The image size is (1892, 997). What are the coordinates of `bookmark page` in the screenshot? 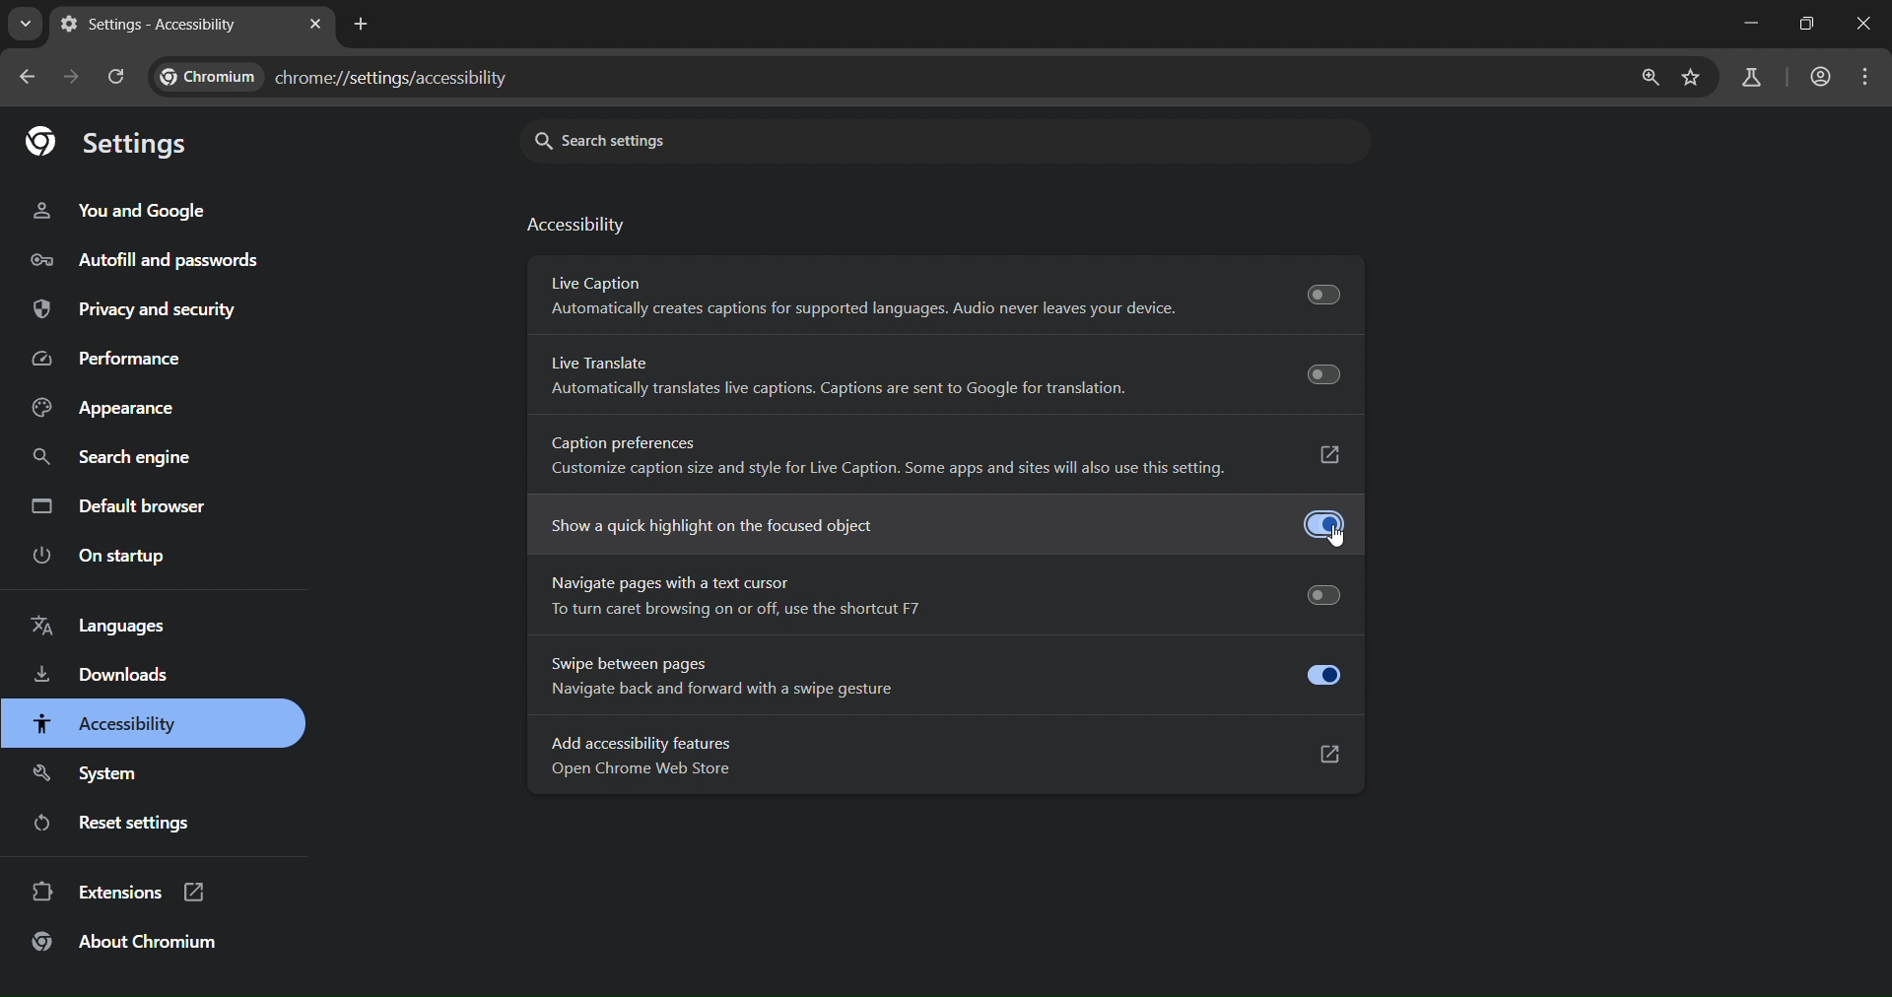 It's located at (1692, 77).